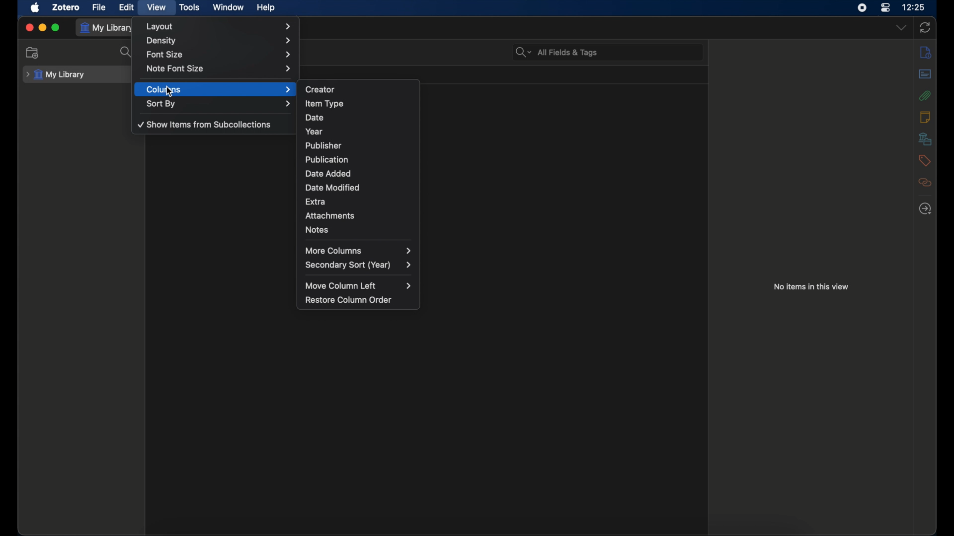 The width and height of the screenshot is (954, 536). I want to click on libraries, so click(925, 139).